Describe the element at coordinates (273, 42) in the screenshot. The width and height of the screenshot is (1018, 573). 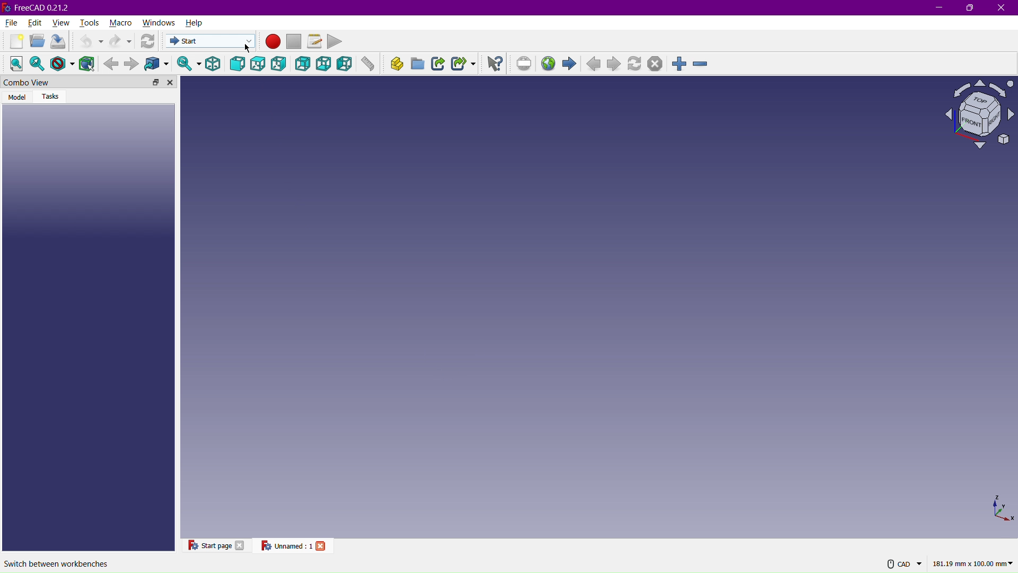
I see `Record Macros` at that location.